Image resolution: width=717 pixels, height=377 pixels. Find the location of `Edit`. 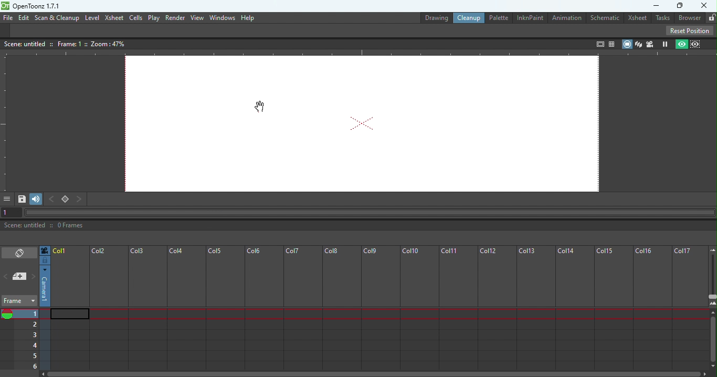

Edit is located at coordinates (23, 17).